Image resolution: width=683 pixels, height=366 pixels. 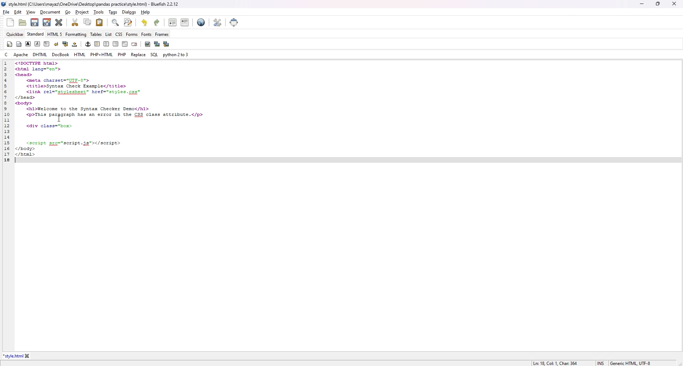 I want to click on unindent, so click(x=173, y=22).